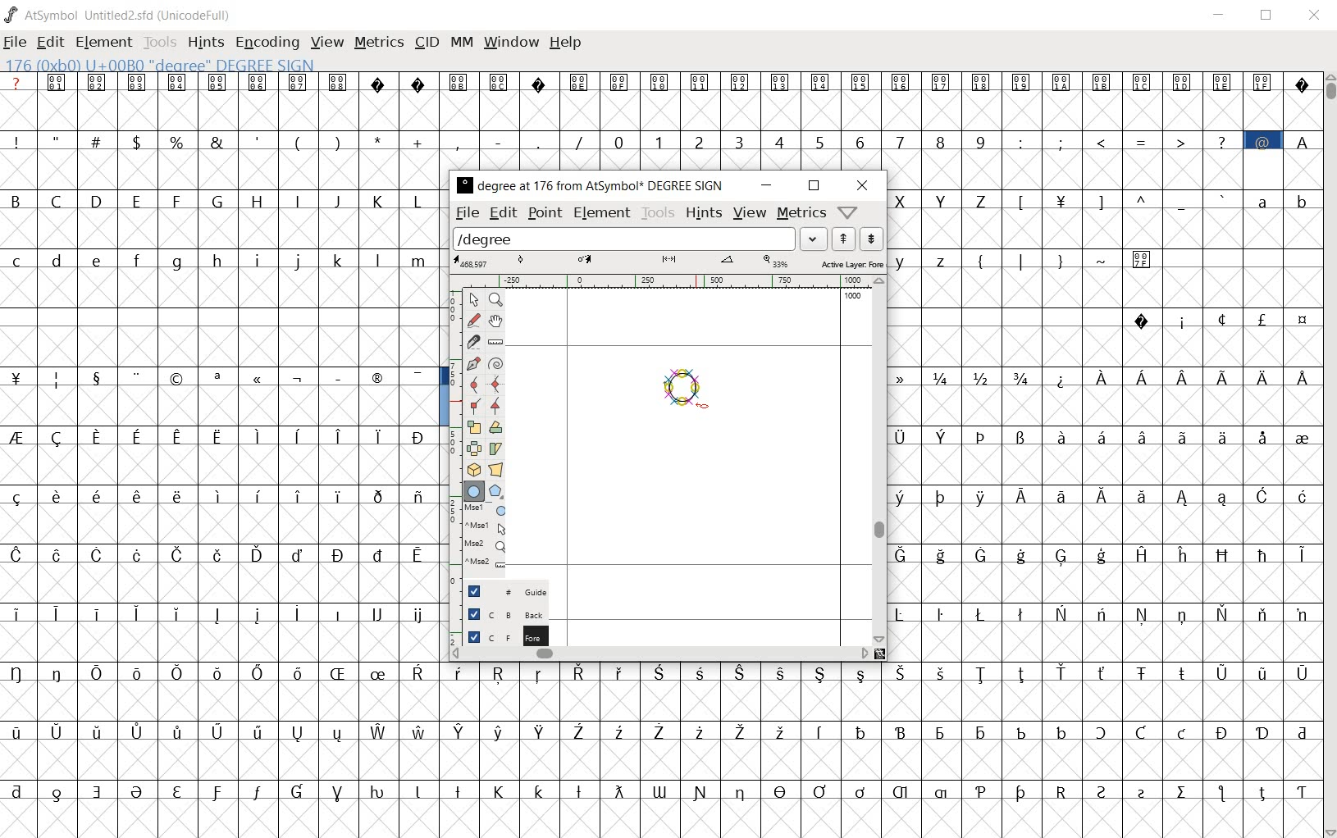  What do you see at coordinates (659, 110) in the screenshot?
I see `empty glyph slots` at bounding box center [659, 110].